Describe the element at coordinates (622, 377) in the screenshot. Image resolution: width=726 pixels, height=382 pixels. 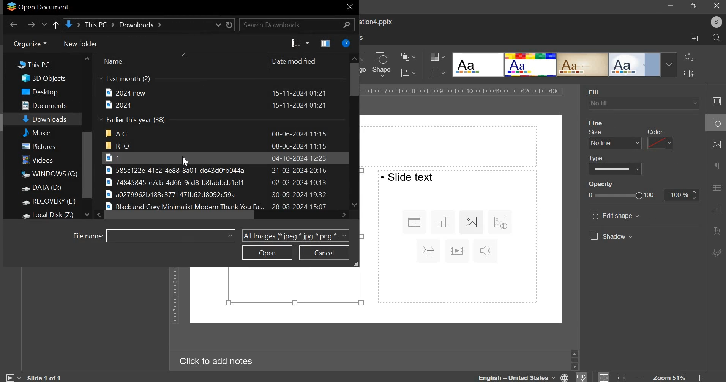
I see `fit to width` at that location.